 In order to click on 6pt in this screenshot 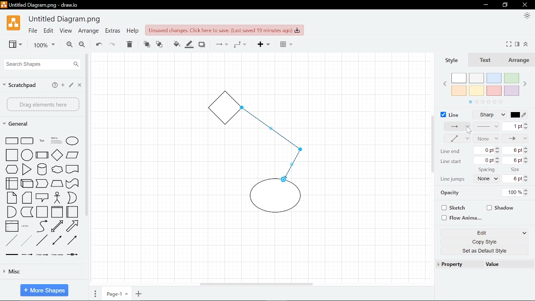, I will do `click(514, 179)`.